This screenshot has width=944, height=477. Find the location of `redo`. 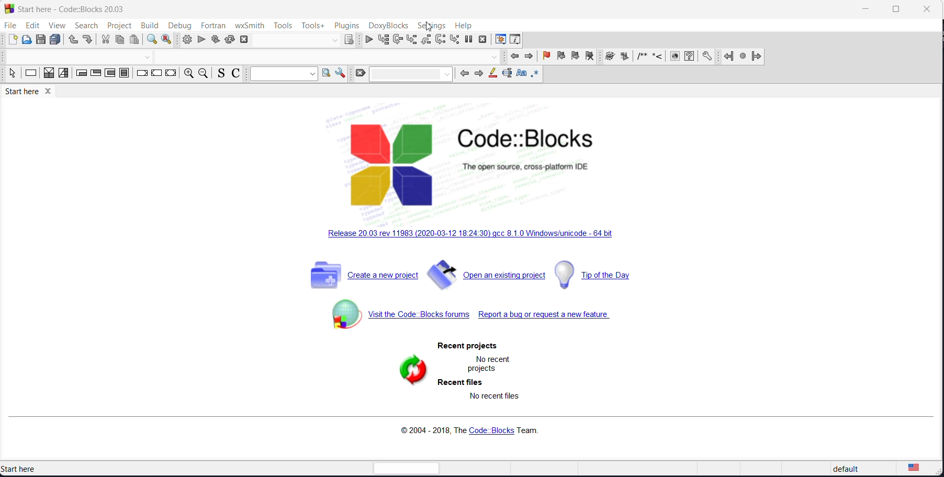

redo is located at coordinates (88, 41).